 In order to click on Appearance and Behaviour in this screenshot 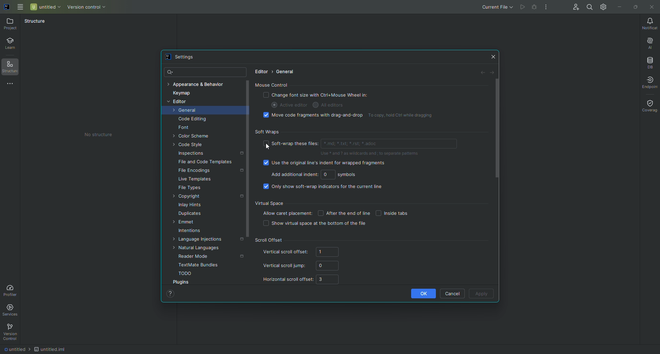, I will do `click(200, 84)`.